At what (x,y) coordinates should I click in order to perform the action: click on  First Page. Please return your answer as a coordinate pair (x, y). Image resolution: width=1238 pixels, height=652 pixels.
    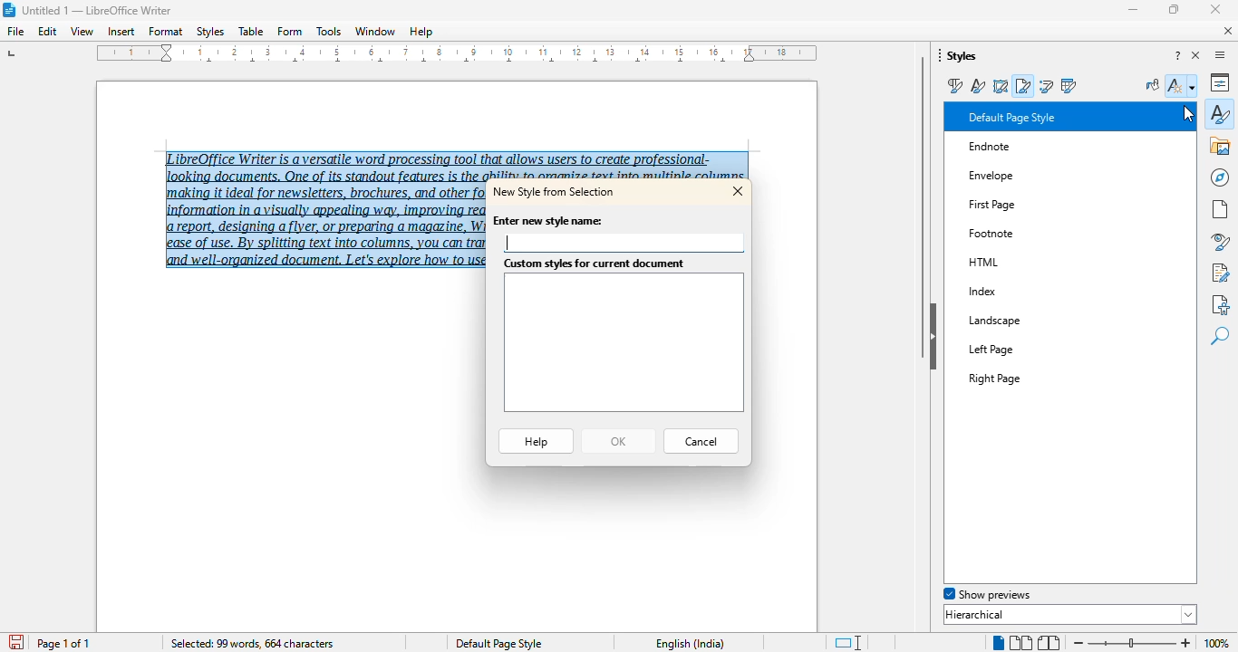
    Looking at the image, I should click on (1012, 200).